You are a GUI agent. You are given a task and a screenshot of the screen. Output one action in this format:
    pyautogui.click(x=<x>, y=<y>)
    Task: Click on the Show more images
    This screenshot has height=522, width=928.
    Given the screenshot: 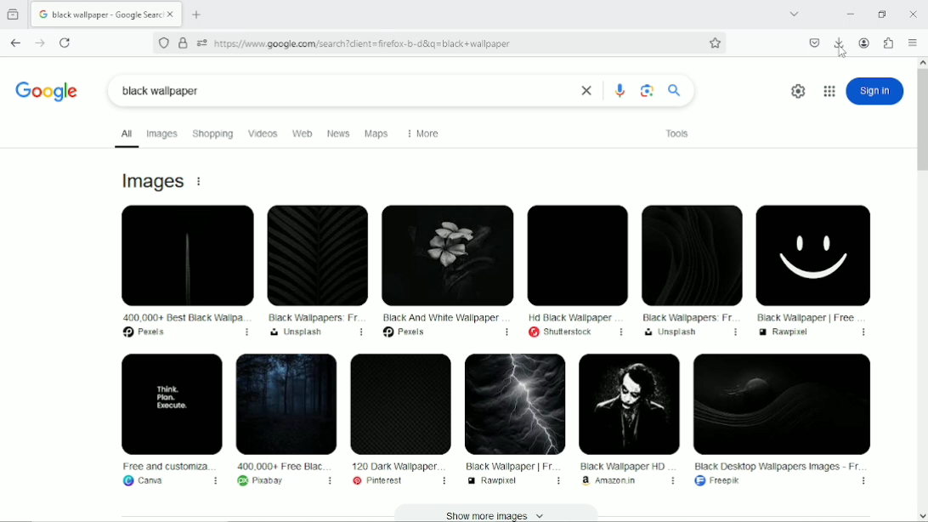 What is the action you would take?
    pyautogui.click(x=504, y=514)
    